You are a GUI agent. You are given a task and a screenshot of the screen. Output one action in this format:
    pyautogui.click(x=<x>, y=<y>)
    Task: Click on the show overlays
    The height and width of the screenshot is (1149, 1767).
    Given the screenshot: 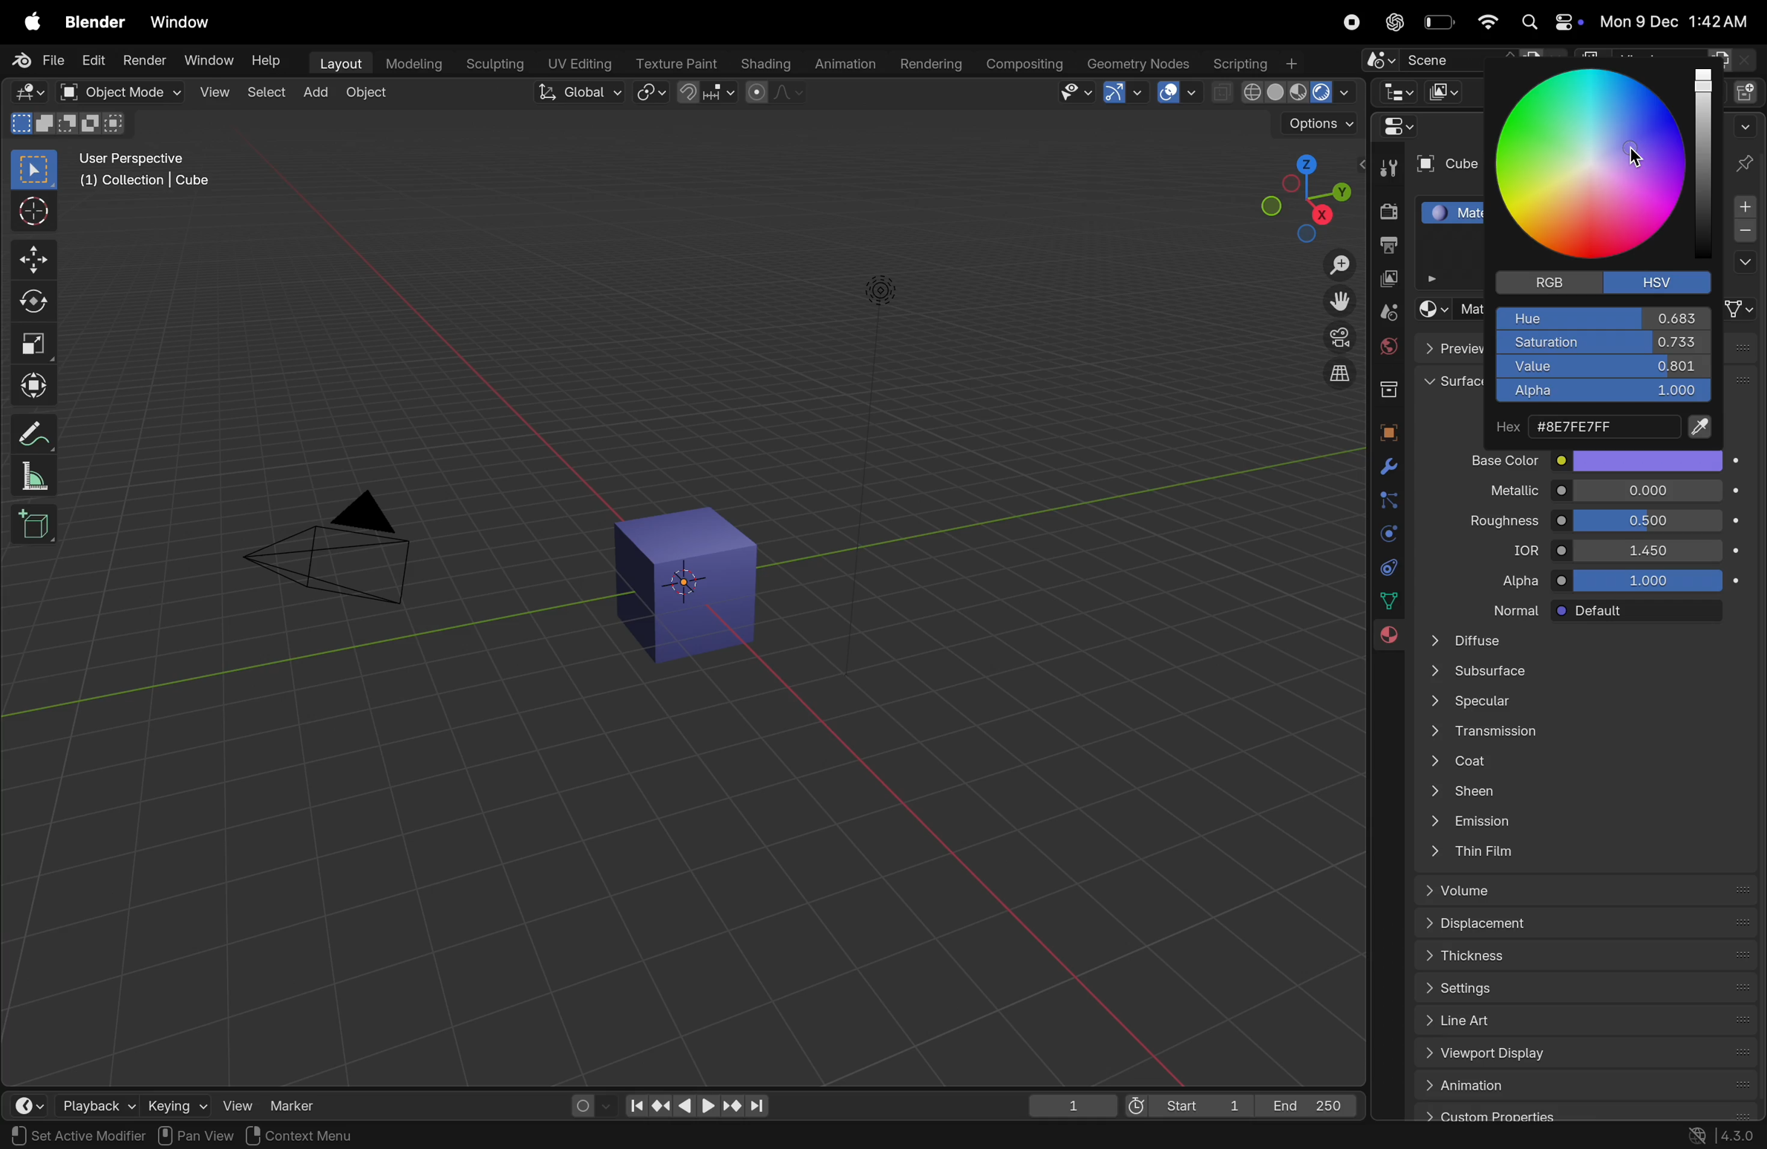 What is the action you would take?
    pyautogui.click(x=1180, y=93)
    